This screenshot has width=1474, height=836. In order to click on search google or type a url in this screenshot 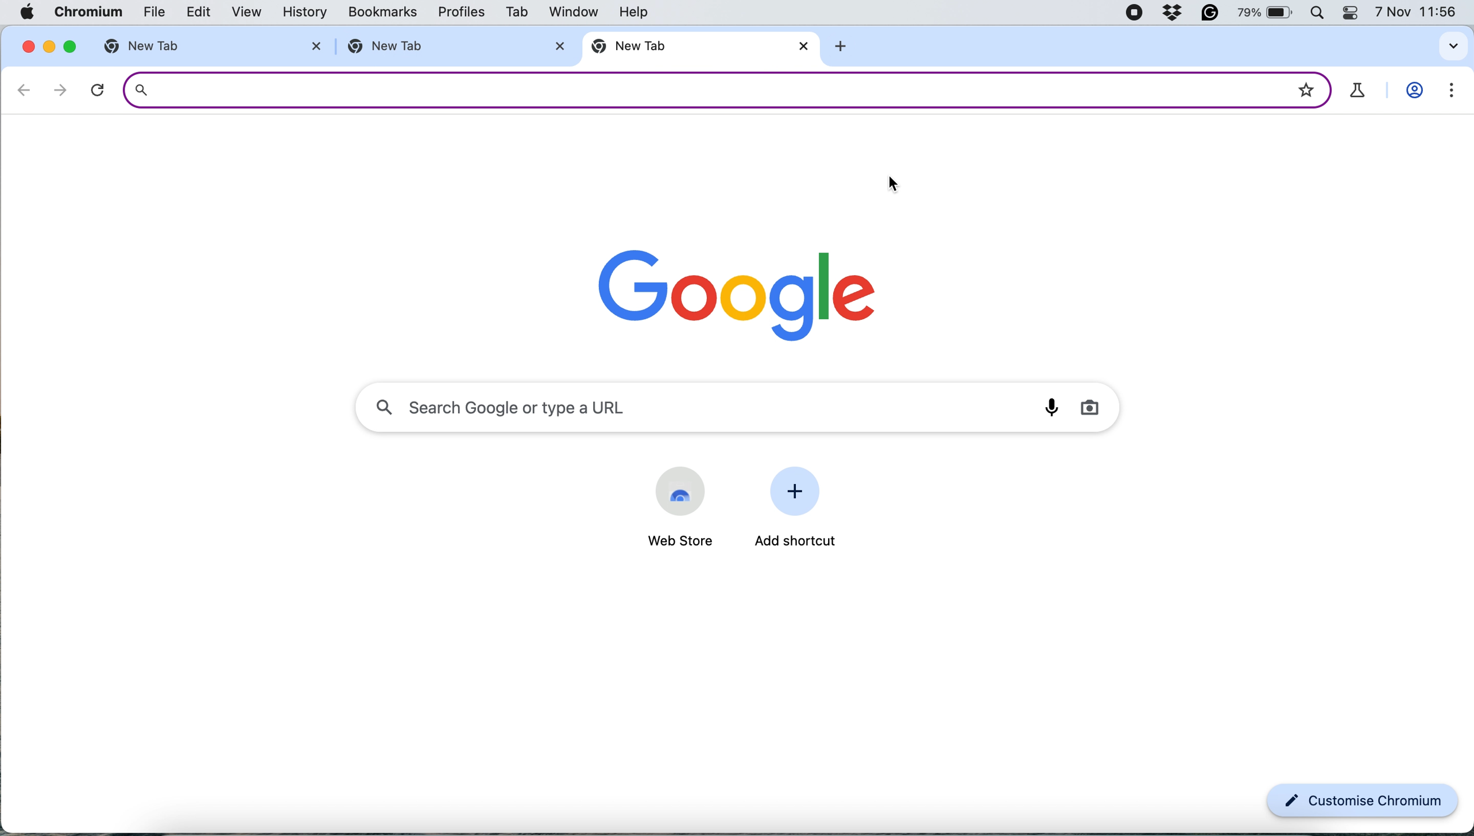, I will do `click(740, 404)`.